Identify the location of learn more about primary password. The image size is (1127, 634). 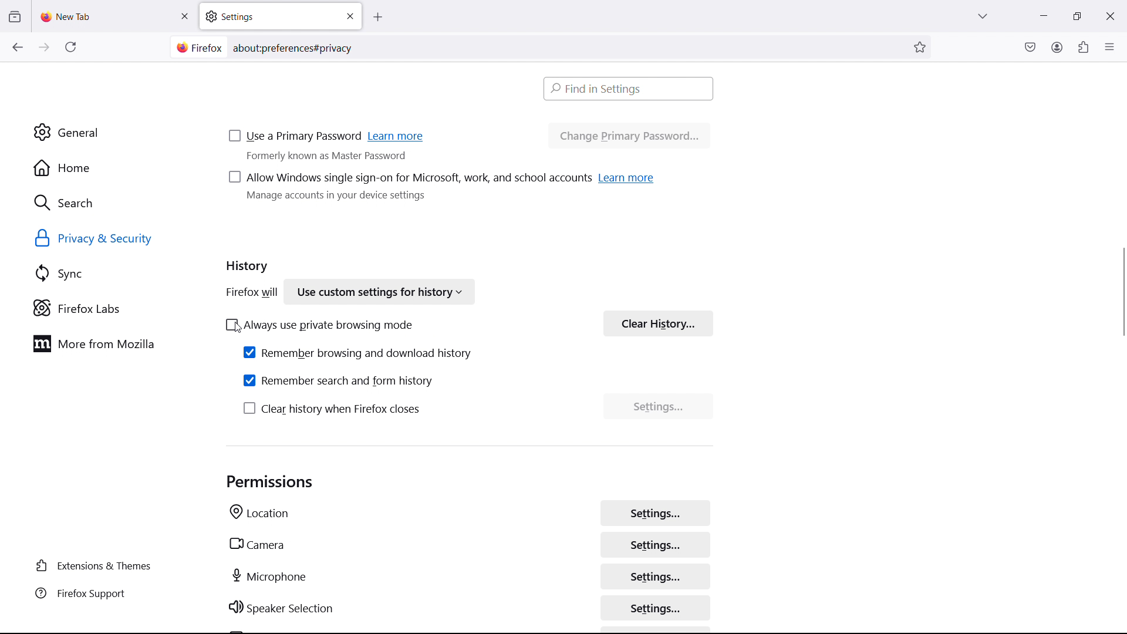
(397, 137).